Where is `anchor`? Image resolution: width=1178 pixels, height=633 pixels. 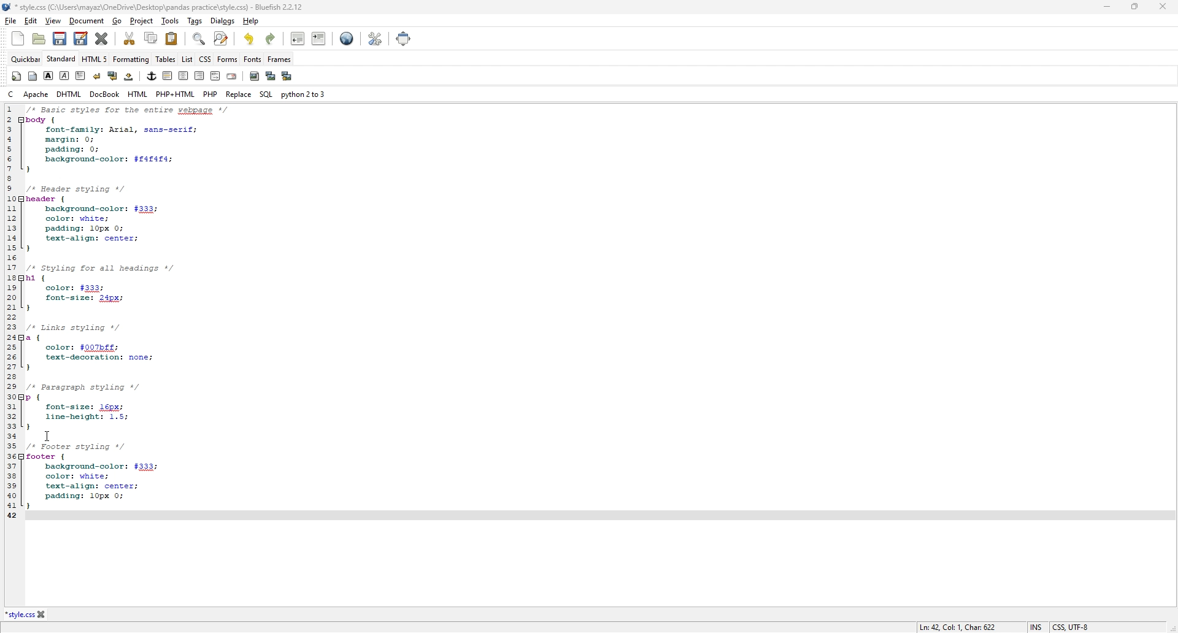 anchor is located at coordinates (152, 76).